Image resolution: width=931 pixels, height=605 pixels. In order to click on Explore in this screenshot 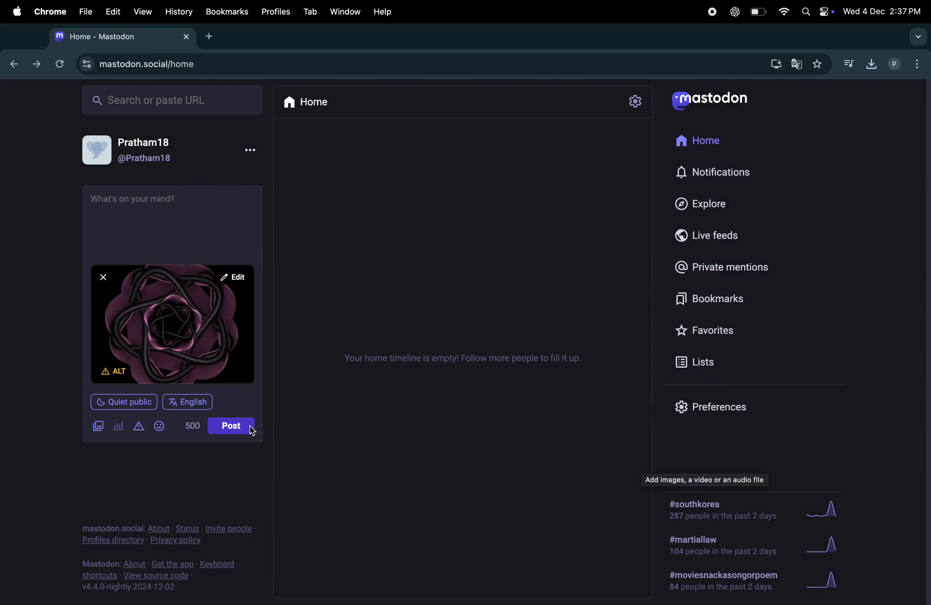, I will do `click(708, 203)`.